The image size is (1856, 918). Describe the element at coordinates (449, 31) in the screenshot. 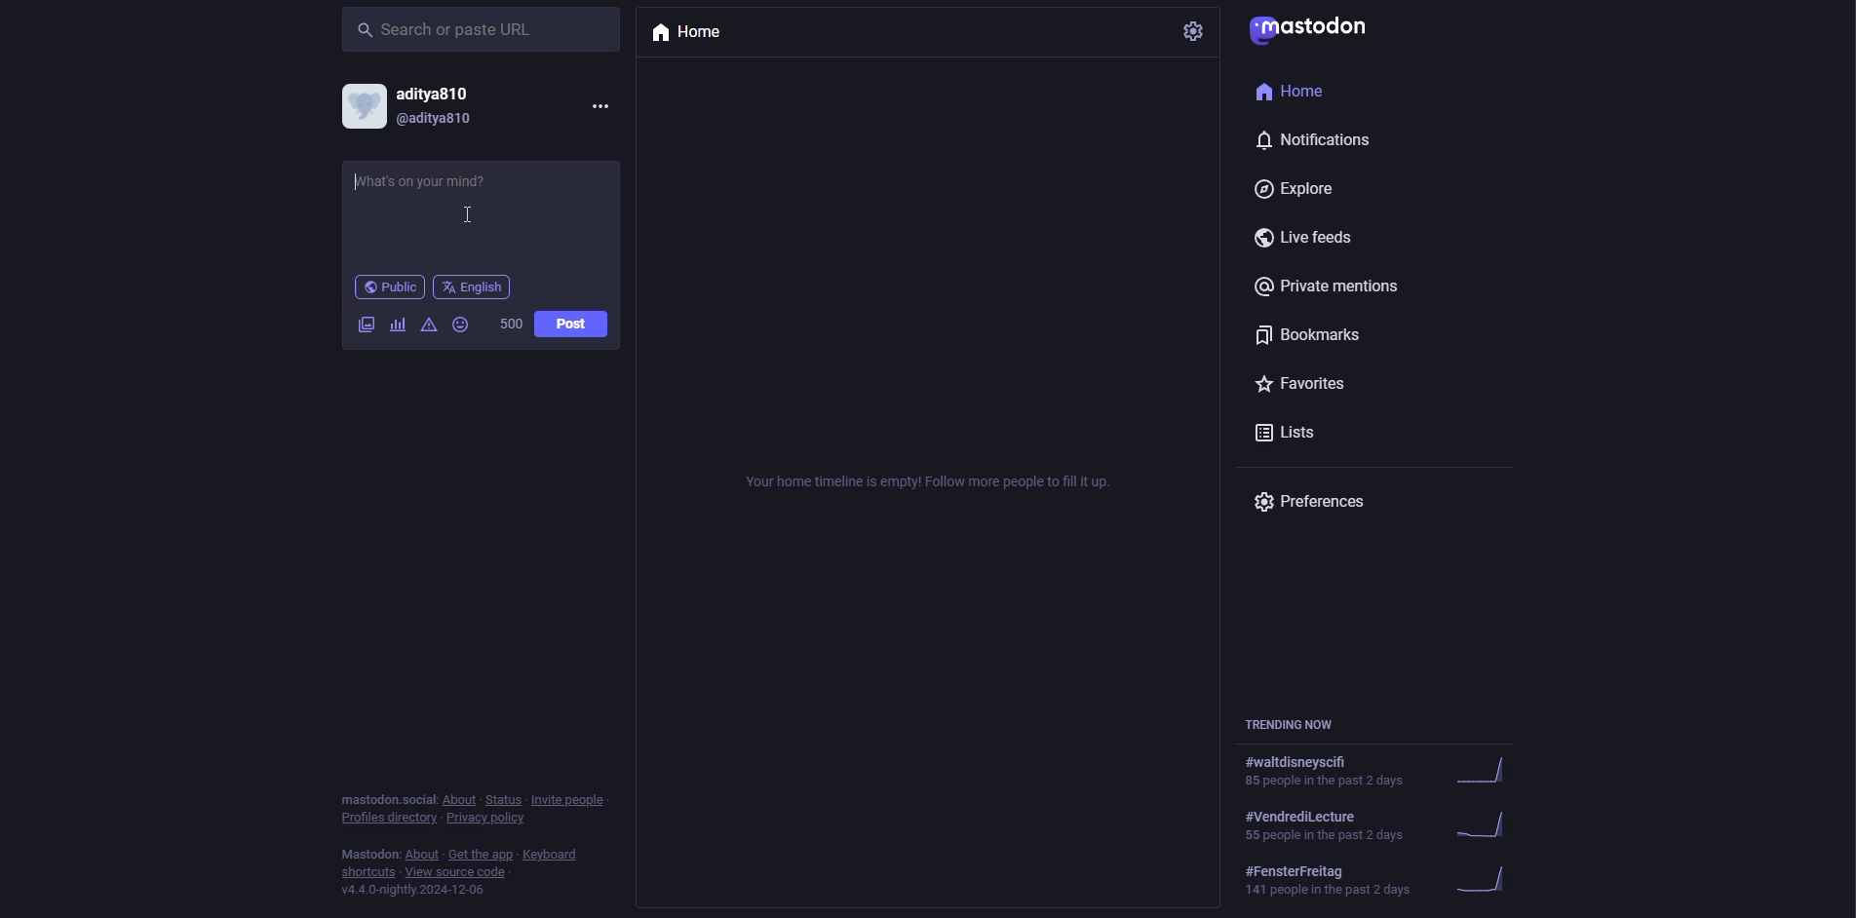

I see `search` at that location.